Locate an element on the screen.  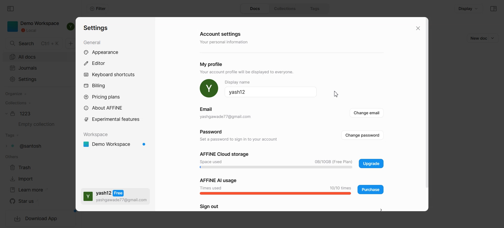
Filter is located at coordinates (98, 9).